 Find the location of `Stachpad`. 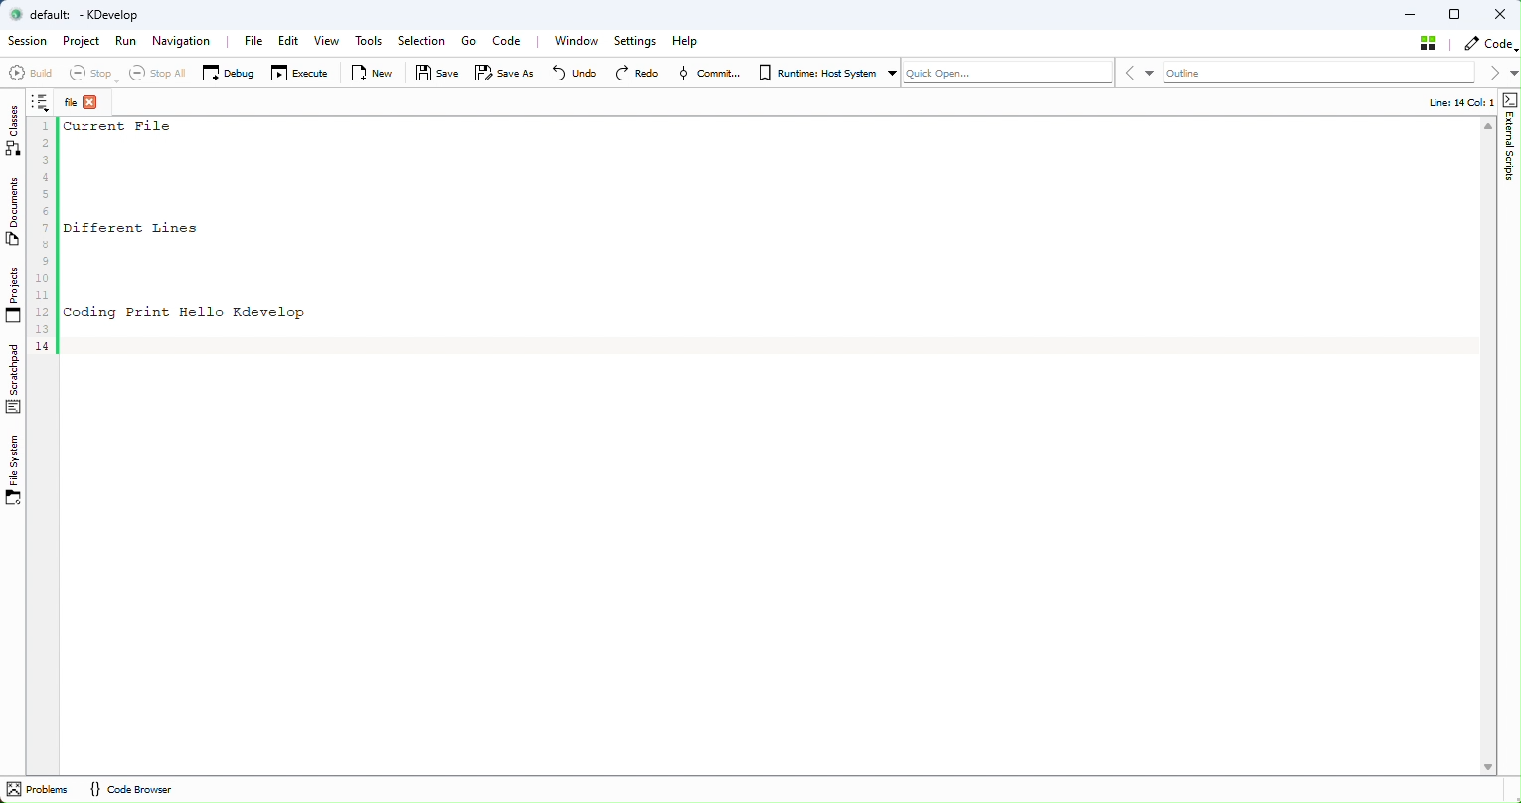

Stachpad is located at coordinates (15, 379).